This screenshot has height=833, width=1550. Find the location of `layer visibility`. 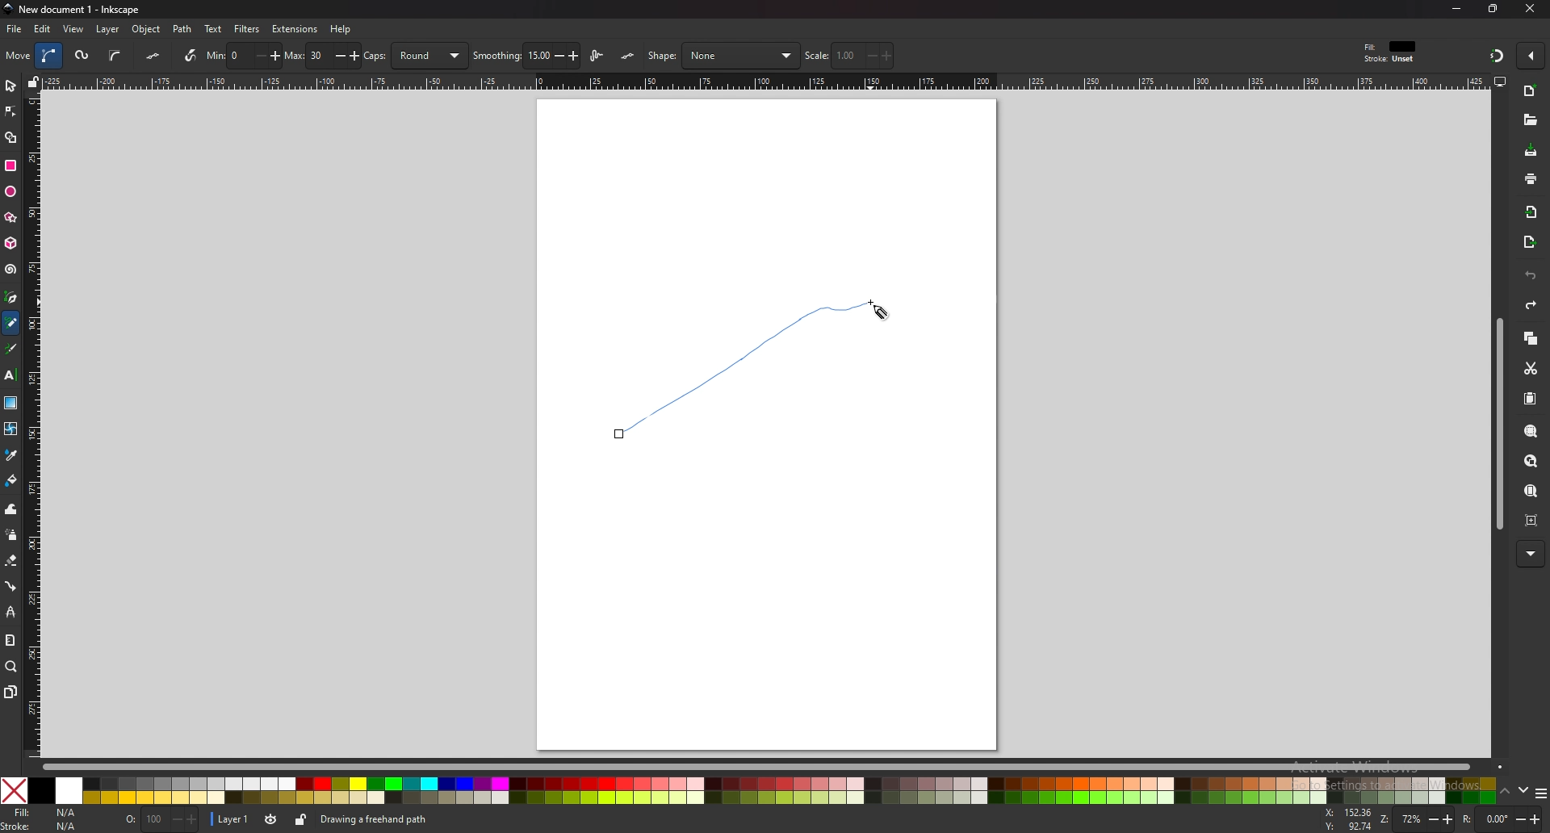

layer visibility is located at coordinates (270, 820).